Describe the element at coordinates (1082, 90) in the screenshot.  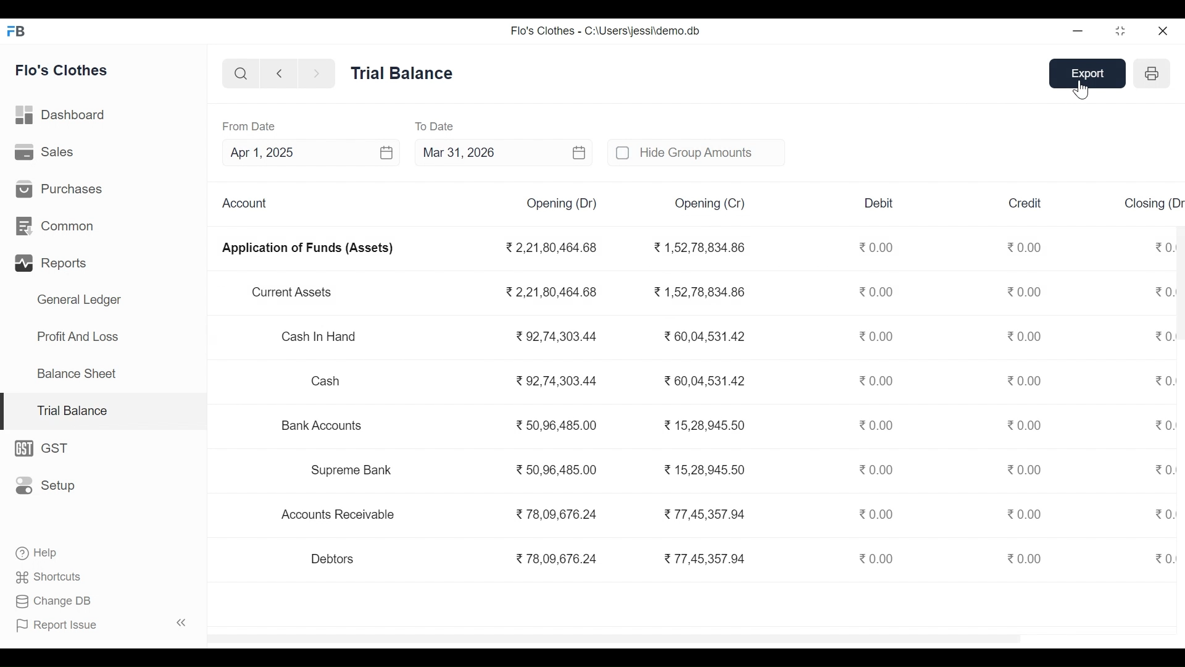
I see `cursor` at that location.